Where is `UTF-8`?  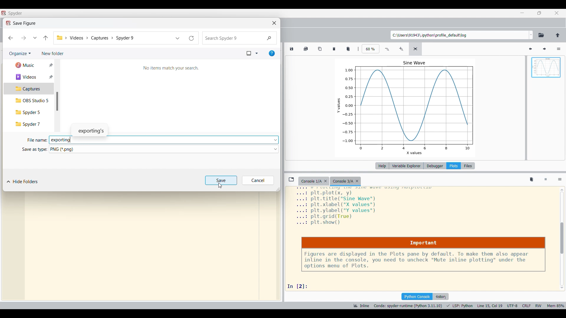 UTF-8 is located at coordinates (512, 305).